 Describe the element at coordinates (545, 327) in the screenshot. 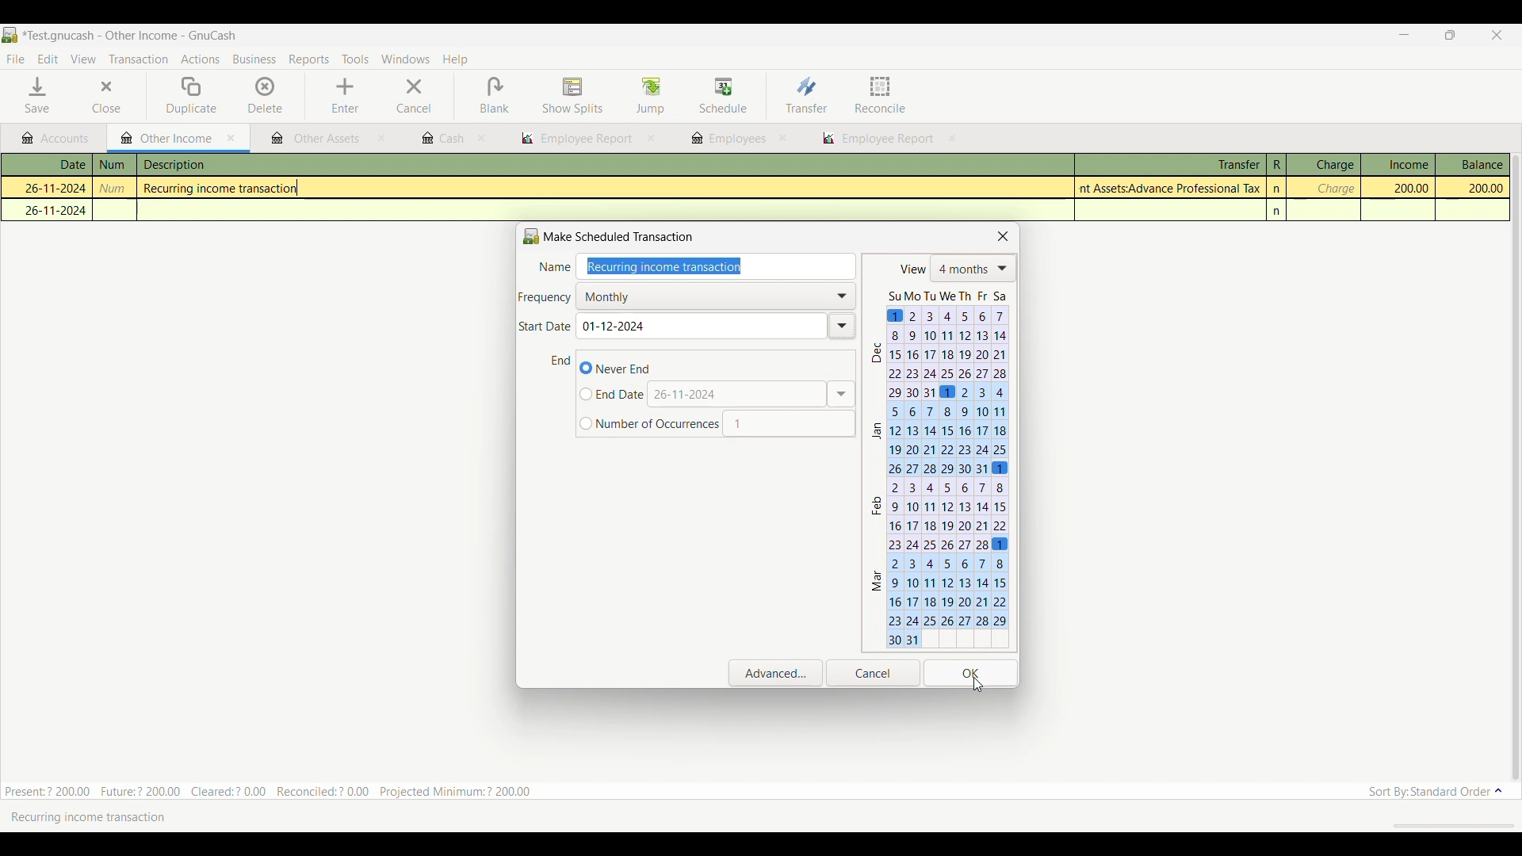

I see `Indicates Start date of transaction` at that location.